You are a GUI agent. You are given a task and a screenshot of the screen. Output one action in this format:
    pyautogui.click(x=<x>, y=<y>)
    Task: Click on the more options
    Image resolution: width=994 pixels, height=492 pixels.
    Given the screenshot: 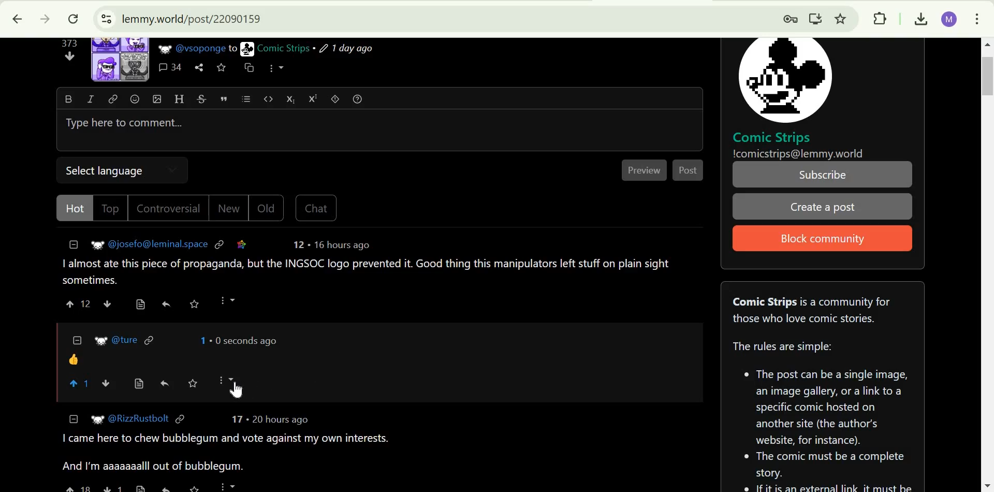 What is the action you would take?
    pyautogui.click(x=276, y=67)
    